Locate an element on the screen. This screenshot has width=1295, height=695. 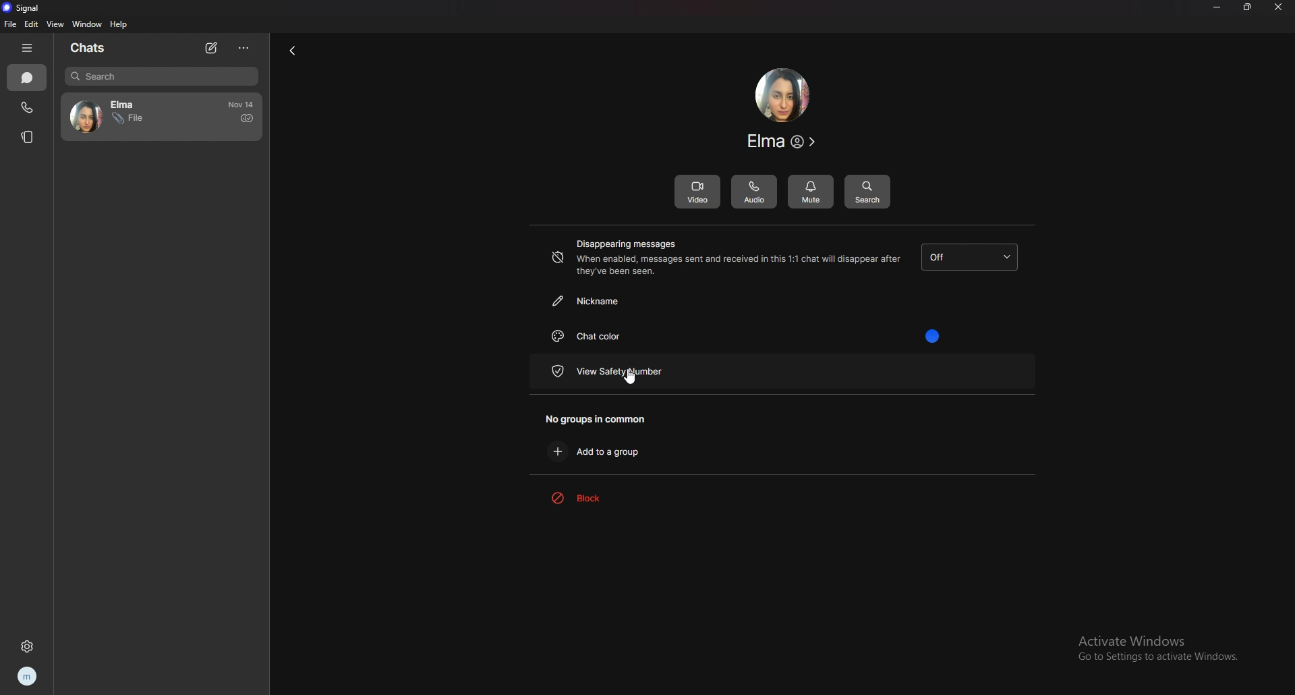
video call is located at coordinates (697, 191).